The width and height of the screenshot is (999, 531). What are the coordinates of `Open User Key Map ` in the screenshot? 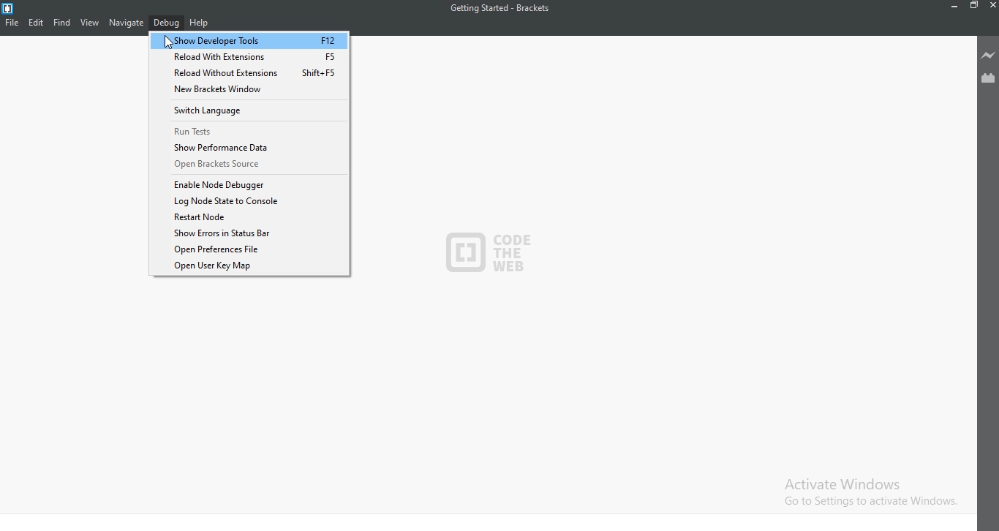 It's located at (246, 267).